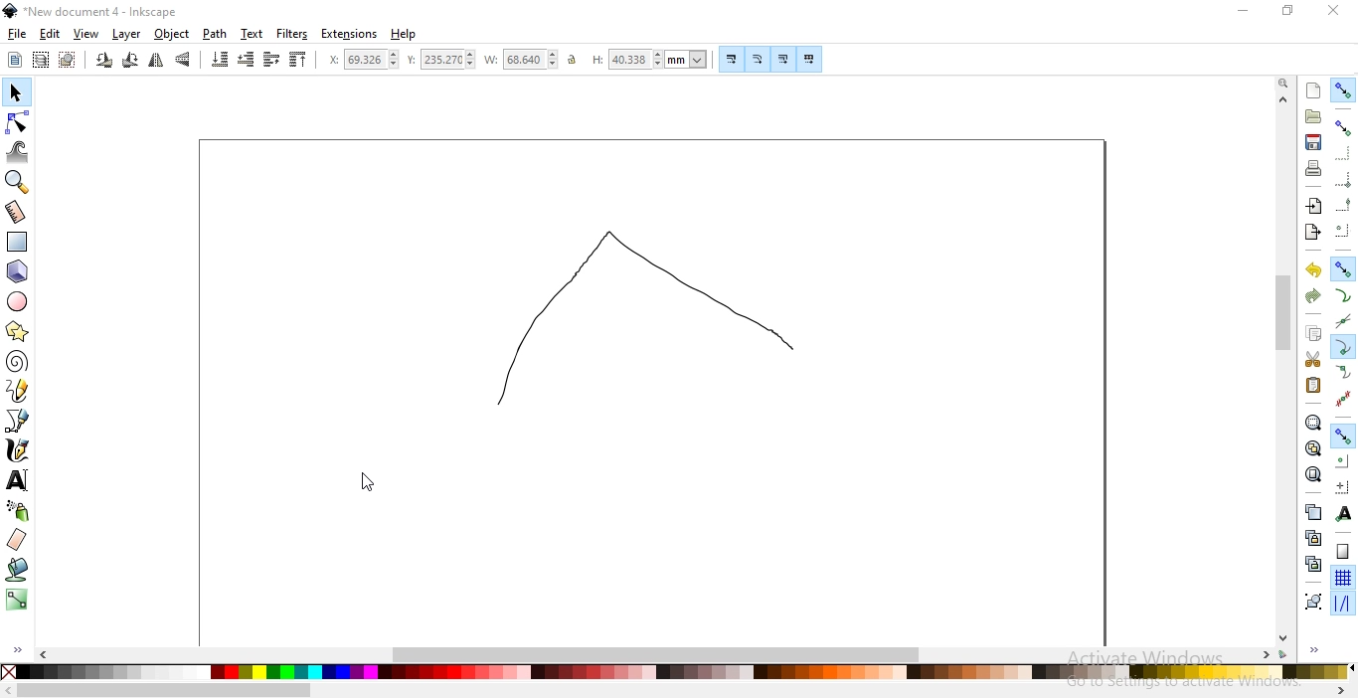  I want to click on lower selection to bottom, so click(219, 59).